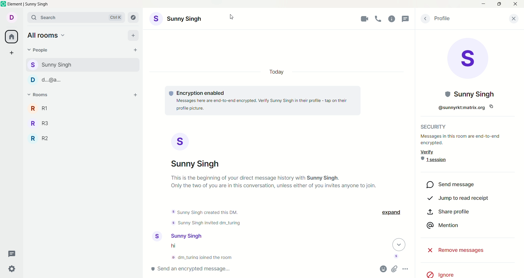  Describe the element at coordinates (448, 212) in the screenshot. I see `share profile` at that location.